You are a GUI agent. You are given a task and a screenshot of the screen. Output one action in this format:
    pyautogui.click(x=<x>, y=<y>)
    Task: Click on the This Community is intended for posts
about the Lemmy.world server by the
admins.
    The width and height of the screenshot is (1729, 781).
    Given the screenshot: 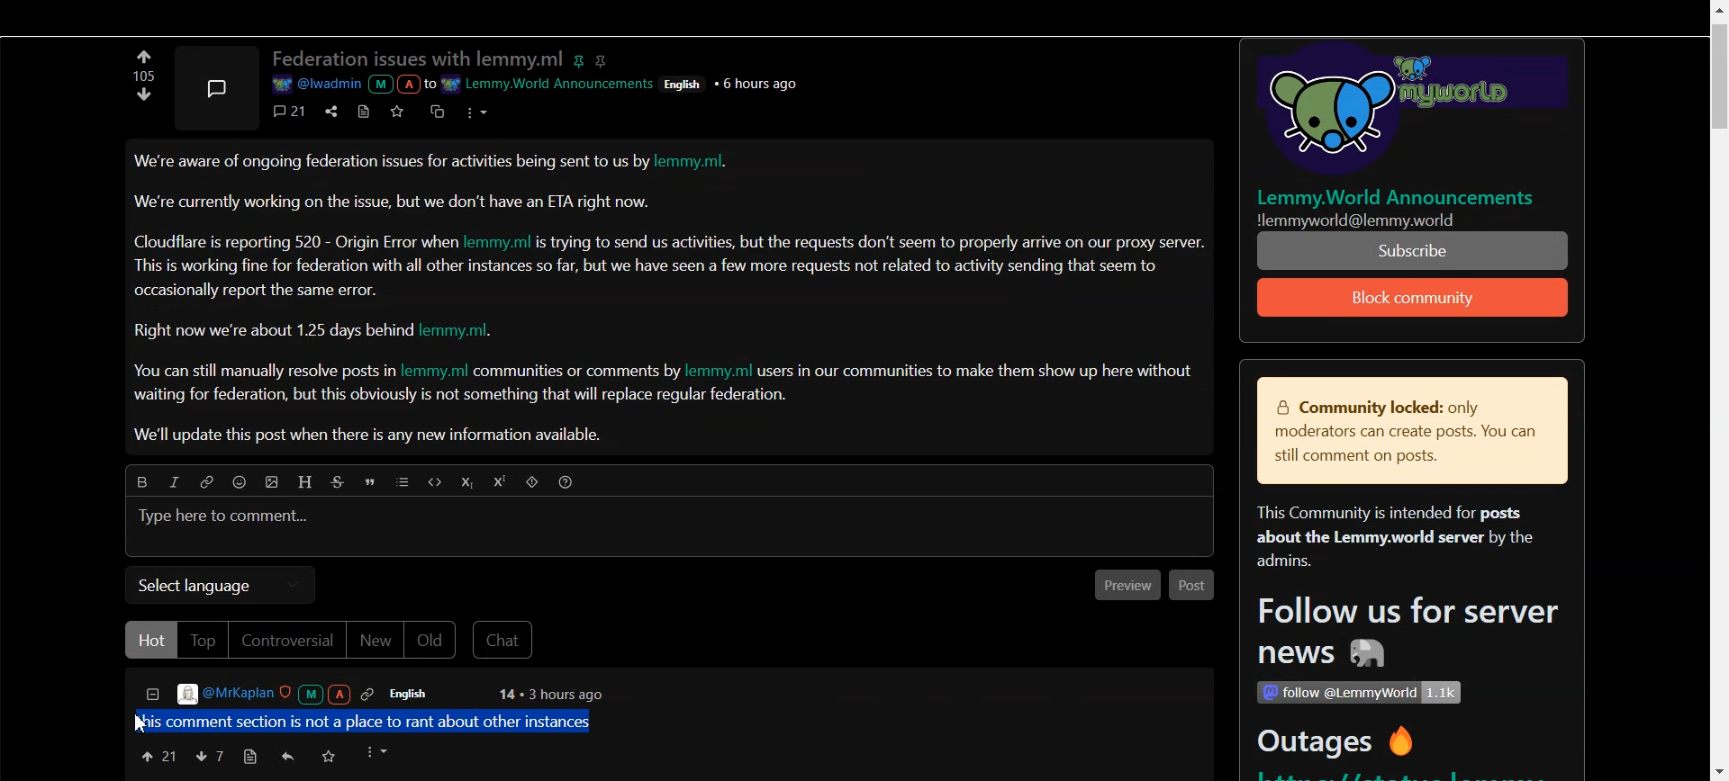 What is the action you would take?
    pyautogui.click(x=1387, y=538)
    